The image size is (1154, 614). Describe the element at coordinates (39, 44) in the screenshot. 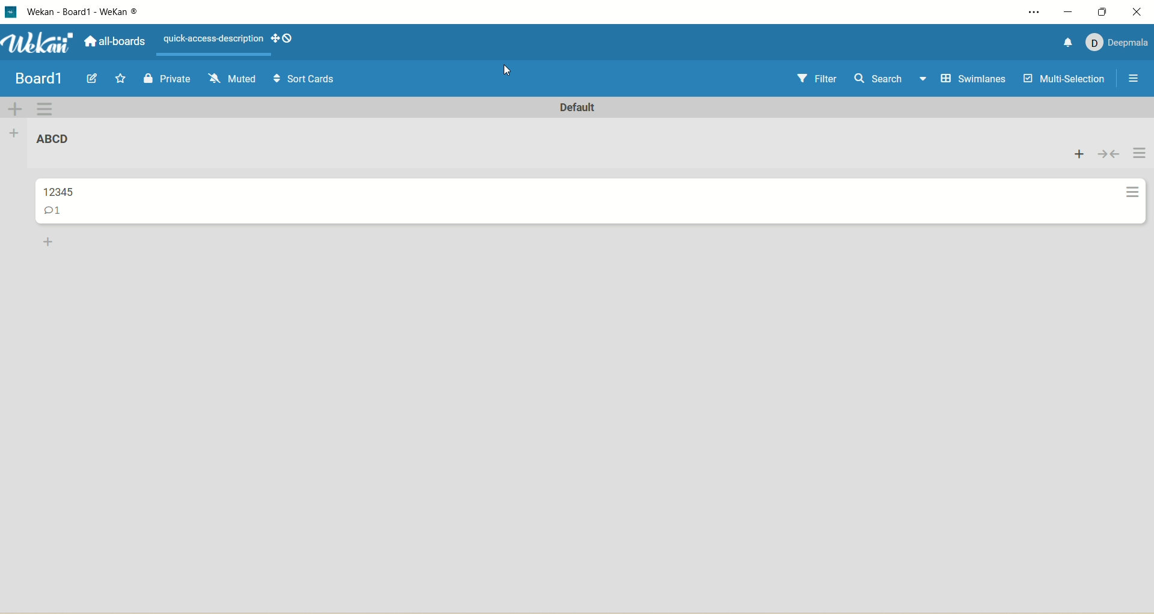

I see `wekan` at that location.